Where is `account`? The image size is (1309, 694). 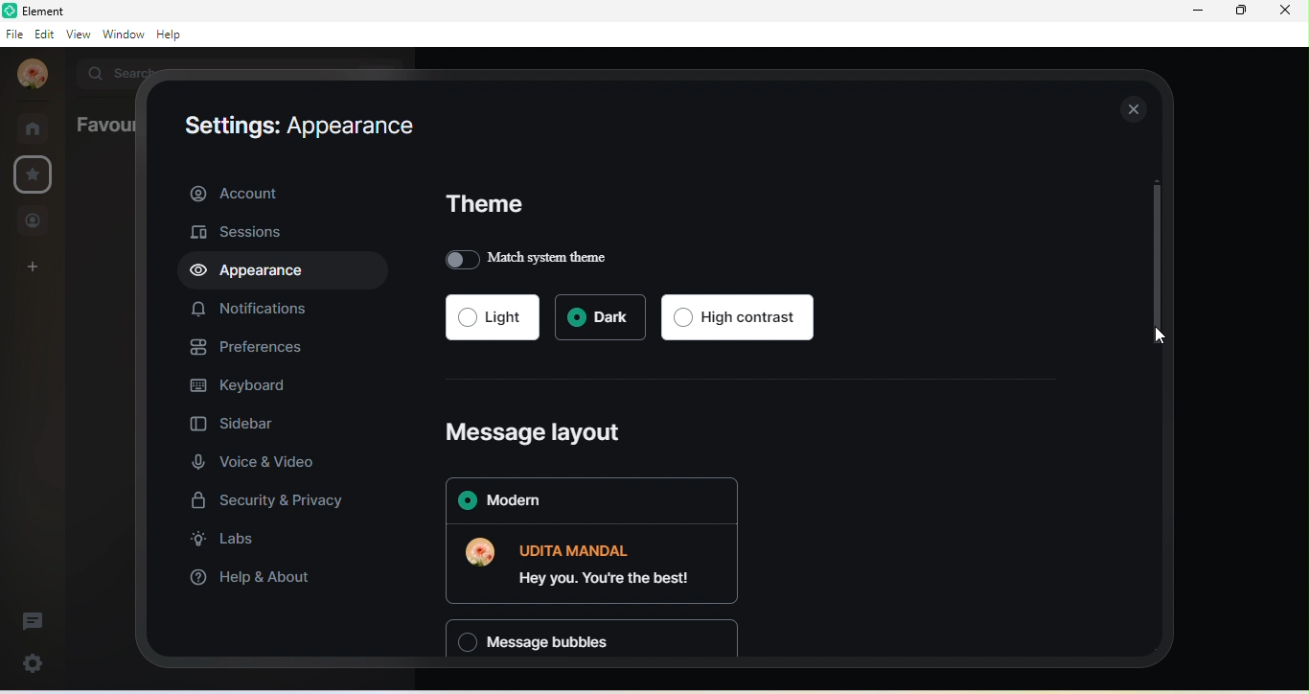
account is located at coordinates (282, 191).